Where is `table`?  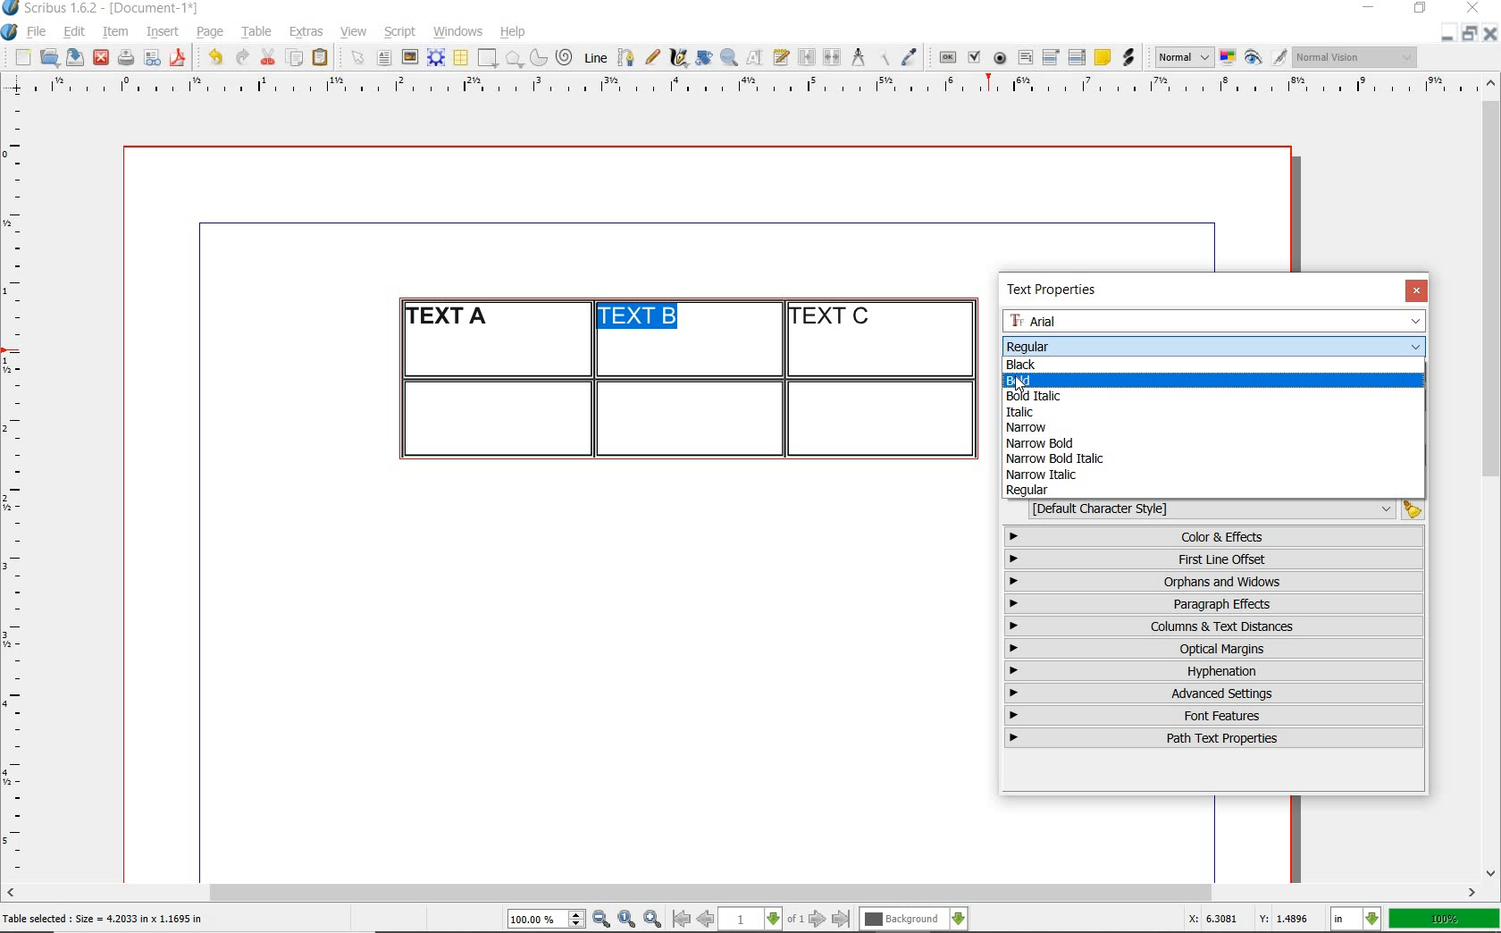 table is located at coordinates (257, 32).